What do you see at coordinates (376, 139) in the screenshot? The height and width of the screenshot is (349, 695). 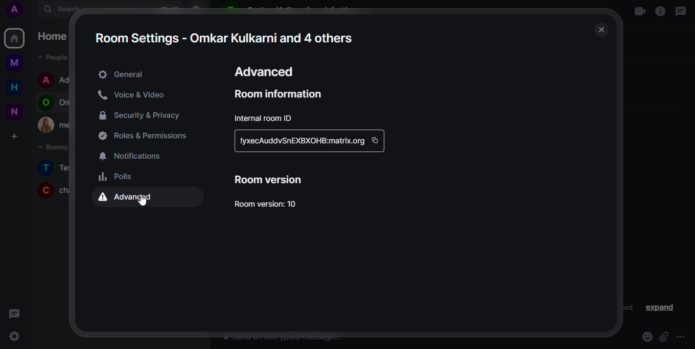 I see `click to copy` at bounding box center [376, 139].